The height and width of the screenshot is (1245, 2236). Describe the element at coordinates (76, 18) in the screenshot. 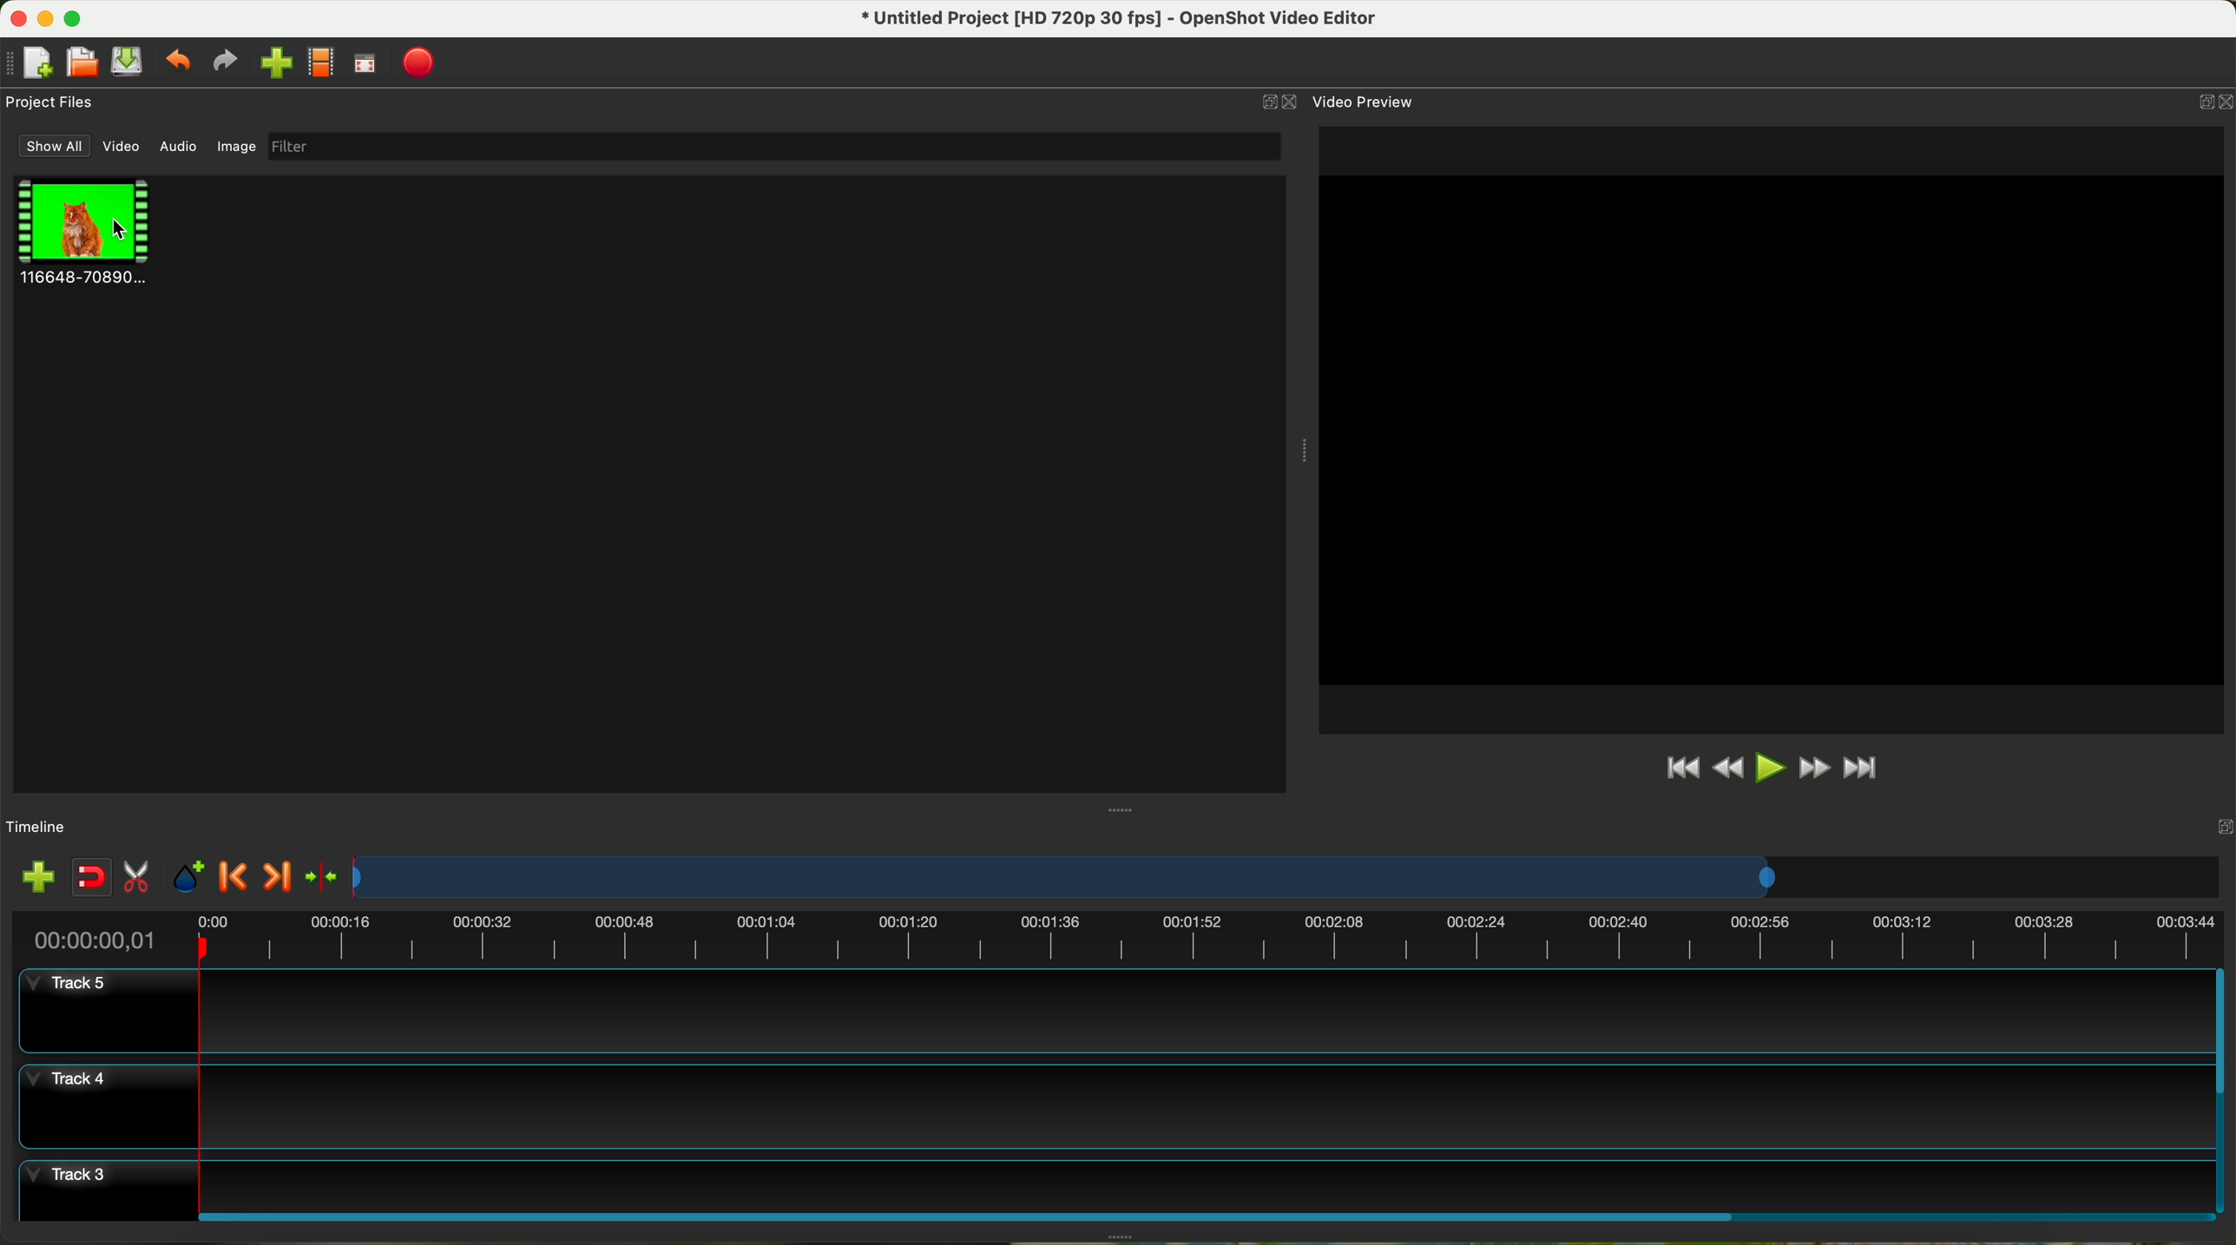

I see `maximize program` at that location.